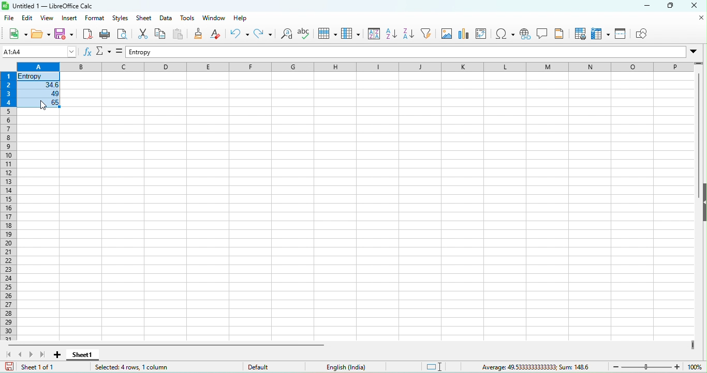 The height and width of the screenshot is (373, 707). Describe the element at coordinates (646, 7) in the screenshot. I see `minimize` at that location.